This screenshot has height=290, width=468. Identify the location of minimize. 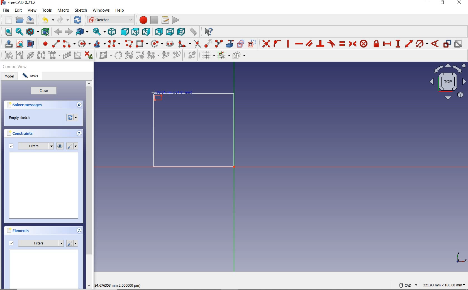
(427, 4).